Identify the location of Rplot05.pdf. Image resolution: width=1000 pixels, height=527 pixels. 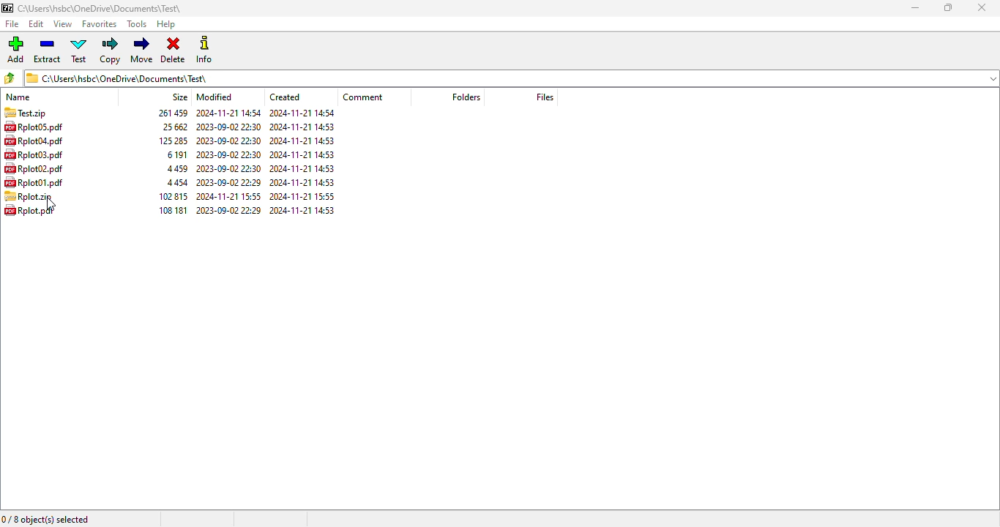
(41, 127).